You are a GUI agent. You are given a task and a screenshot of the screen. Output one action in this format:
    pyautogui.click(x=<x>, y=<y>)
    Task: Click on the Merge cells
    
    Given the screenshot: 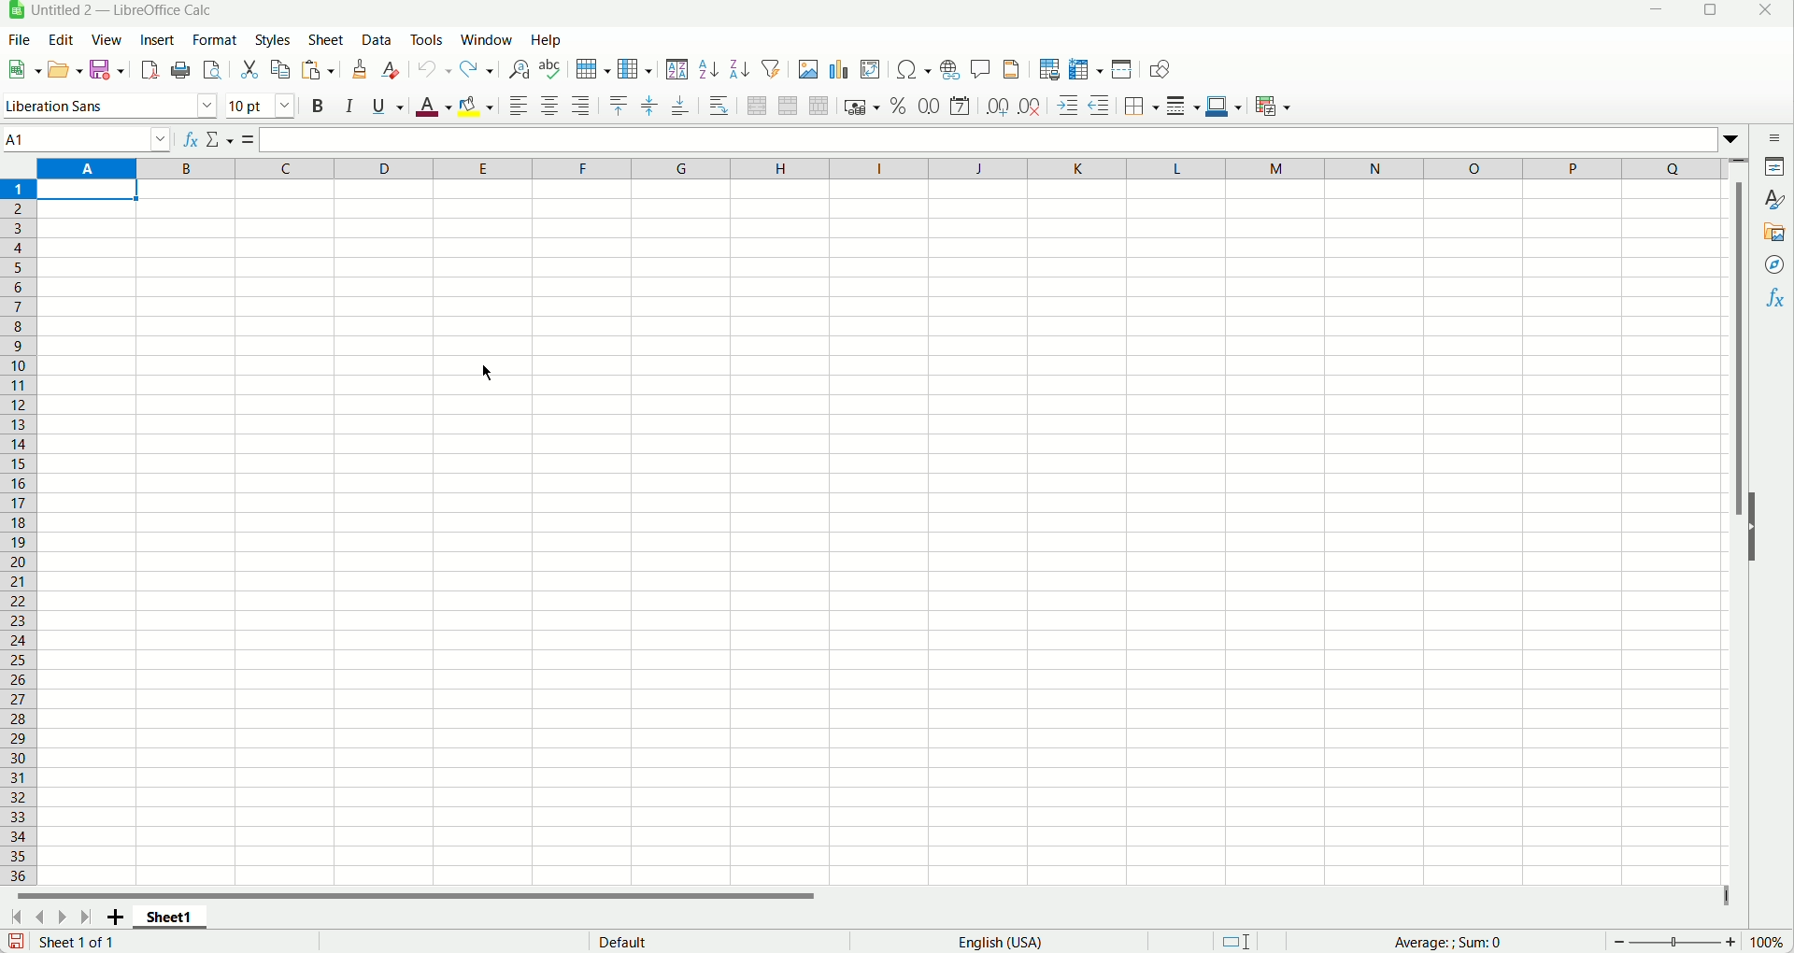 What is the action you would take?
    pyautogui.click(x=790, y=106)
    